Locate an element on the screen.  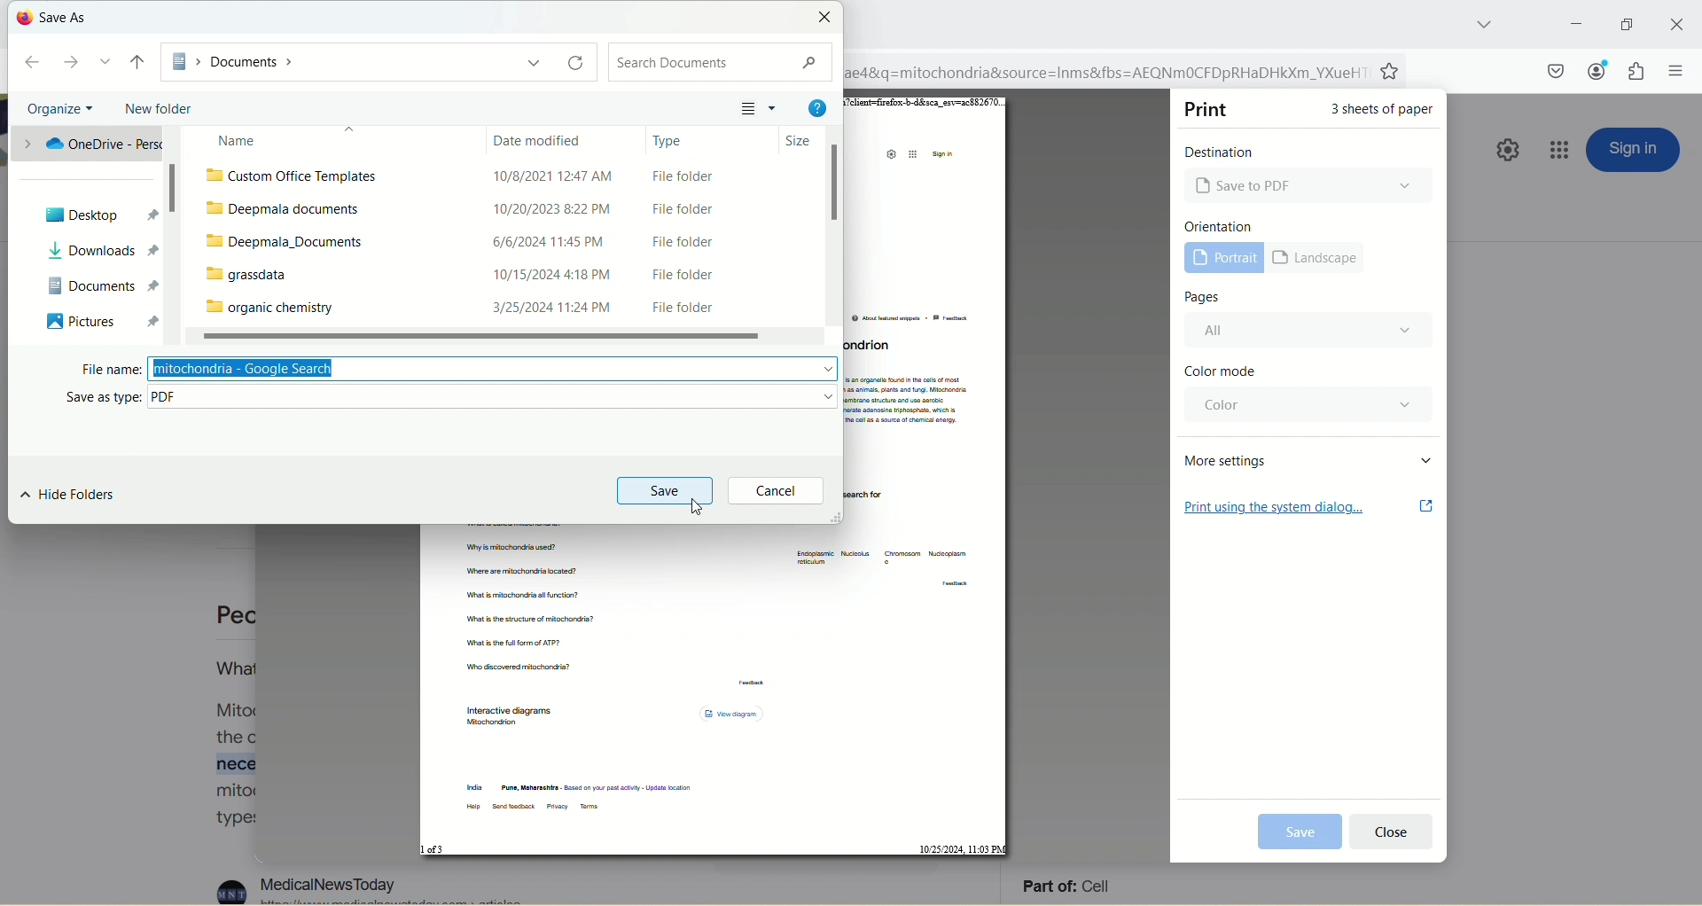
destination is located at coordinates (1223, 151).